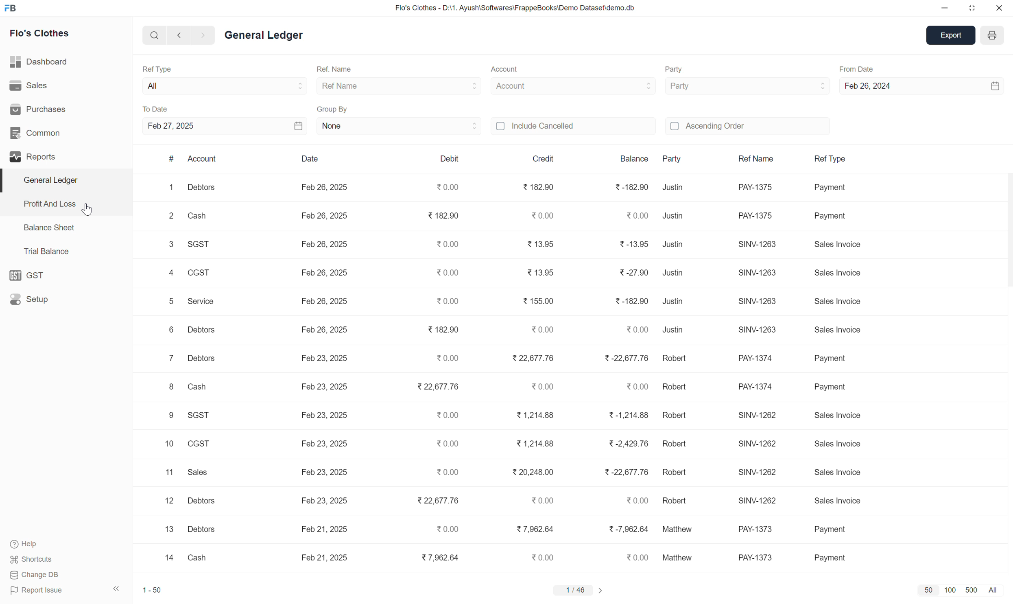  What do you see at coordinates (39, 108) in the screenshot?
I see `purchases` at bounding box center [39, 108].